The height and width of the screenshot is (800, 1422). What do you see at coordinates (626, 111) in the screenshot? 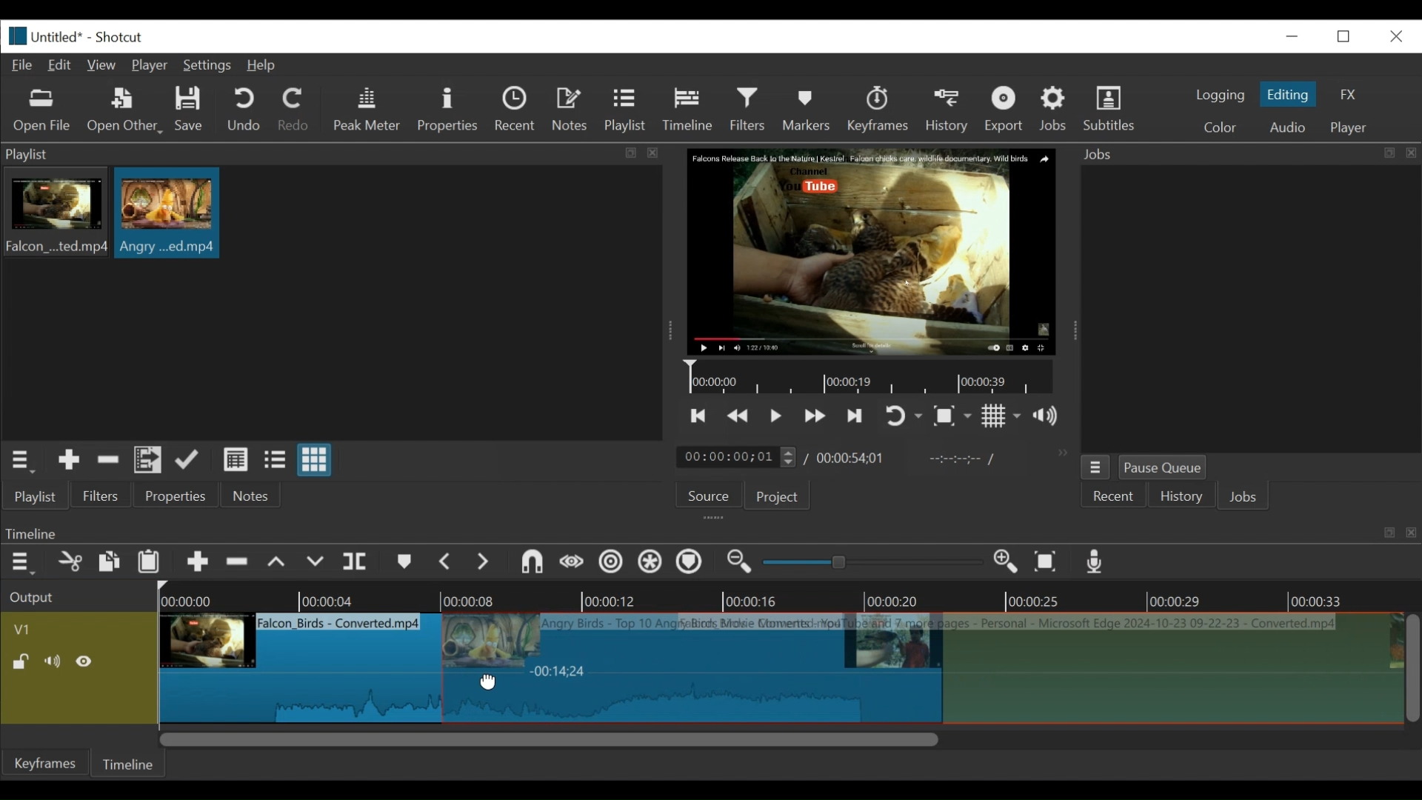
I see `Playlist` at bounding box center [626, 111].